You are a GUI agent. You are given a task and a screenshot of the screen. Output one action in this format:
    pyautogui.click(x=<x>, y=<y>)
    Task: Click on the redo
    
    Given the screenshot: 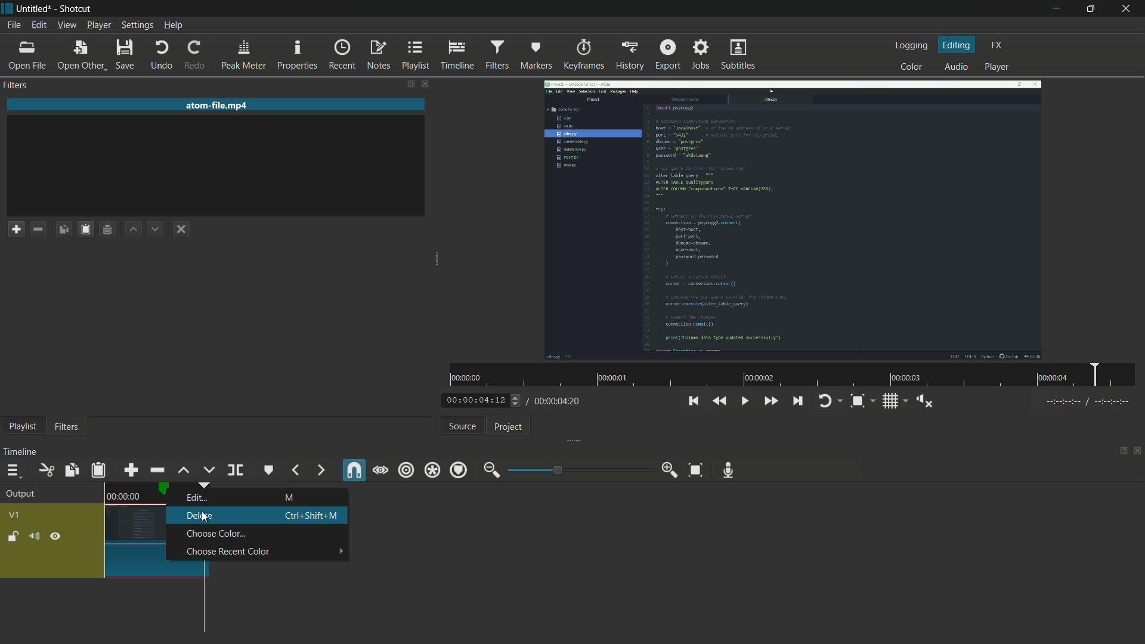 What is the action you would take?
    pyautogui.click(x=195, y=55)
    